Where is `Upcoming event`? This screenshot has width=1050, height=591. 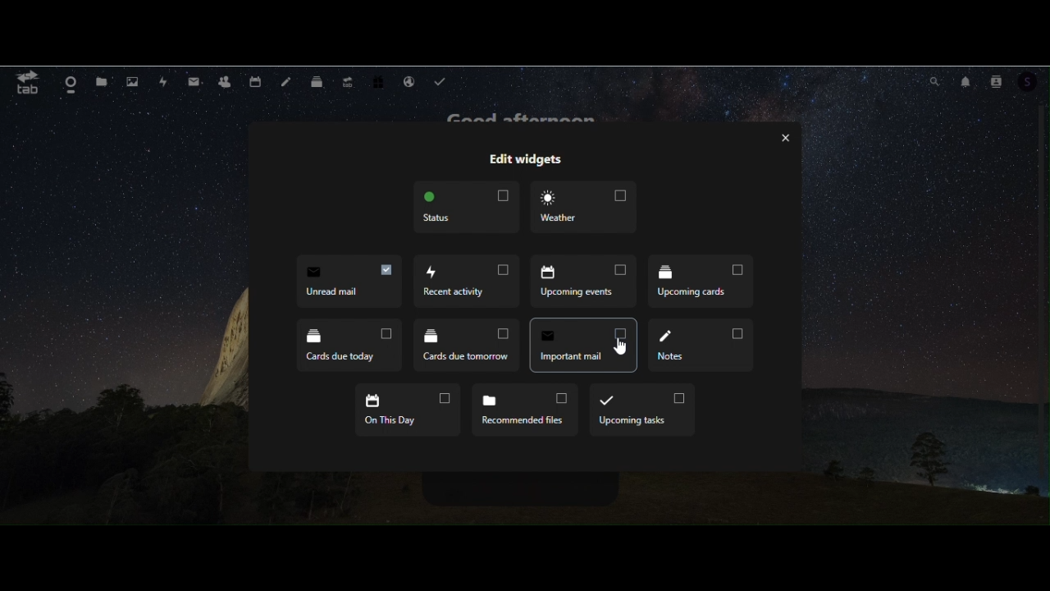
Upcoming event is located at coordinates (466, 281).